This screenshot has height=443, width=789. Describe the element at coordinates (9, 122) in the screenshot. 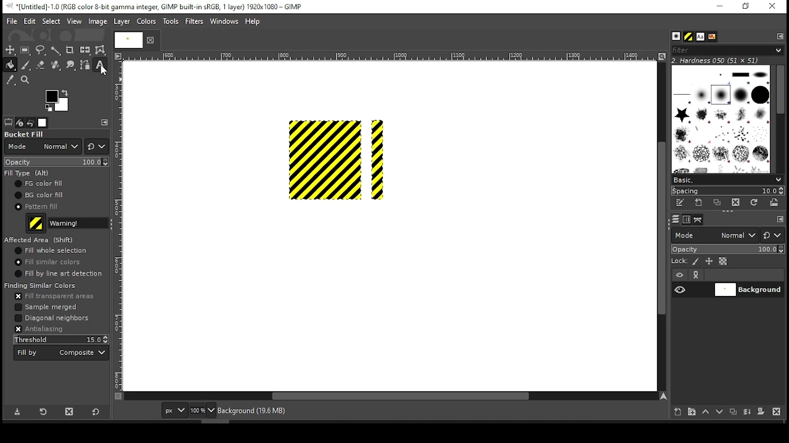

I see `tool options` at that location.